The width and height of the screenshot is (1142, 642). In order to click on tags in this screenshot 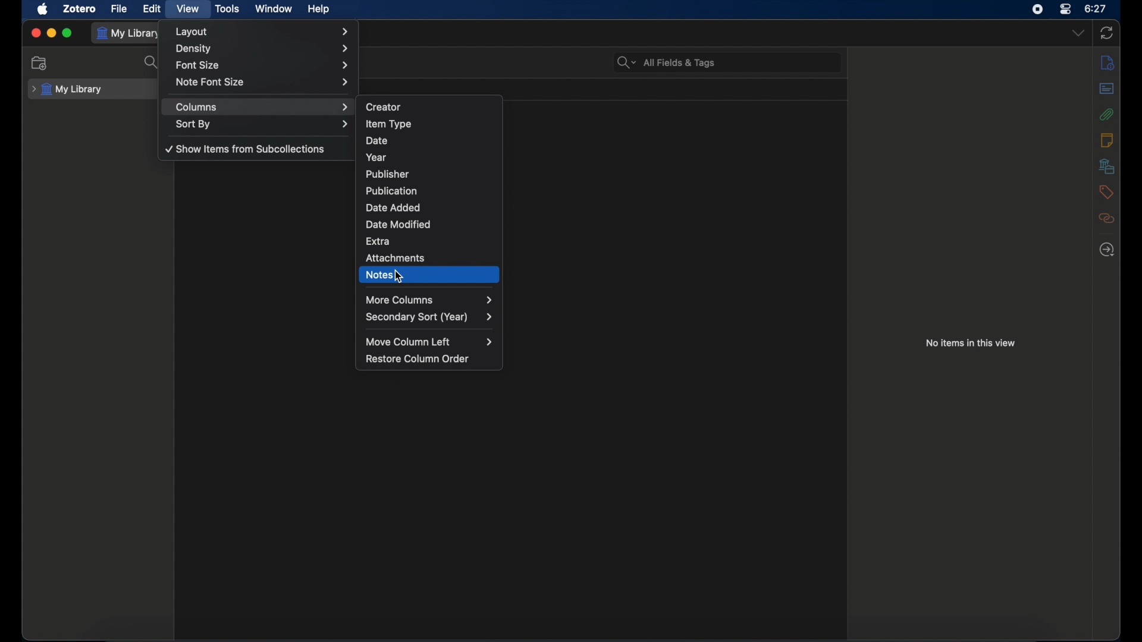, I will do `click(1106, 192)`.